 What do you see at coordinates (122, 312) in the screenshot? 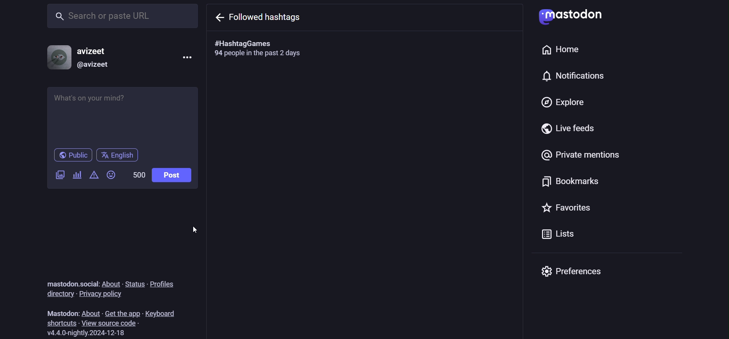
I see `get the app` at bounding box center [122, 312].